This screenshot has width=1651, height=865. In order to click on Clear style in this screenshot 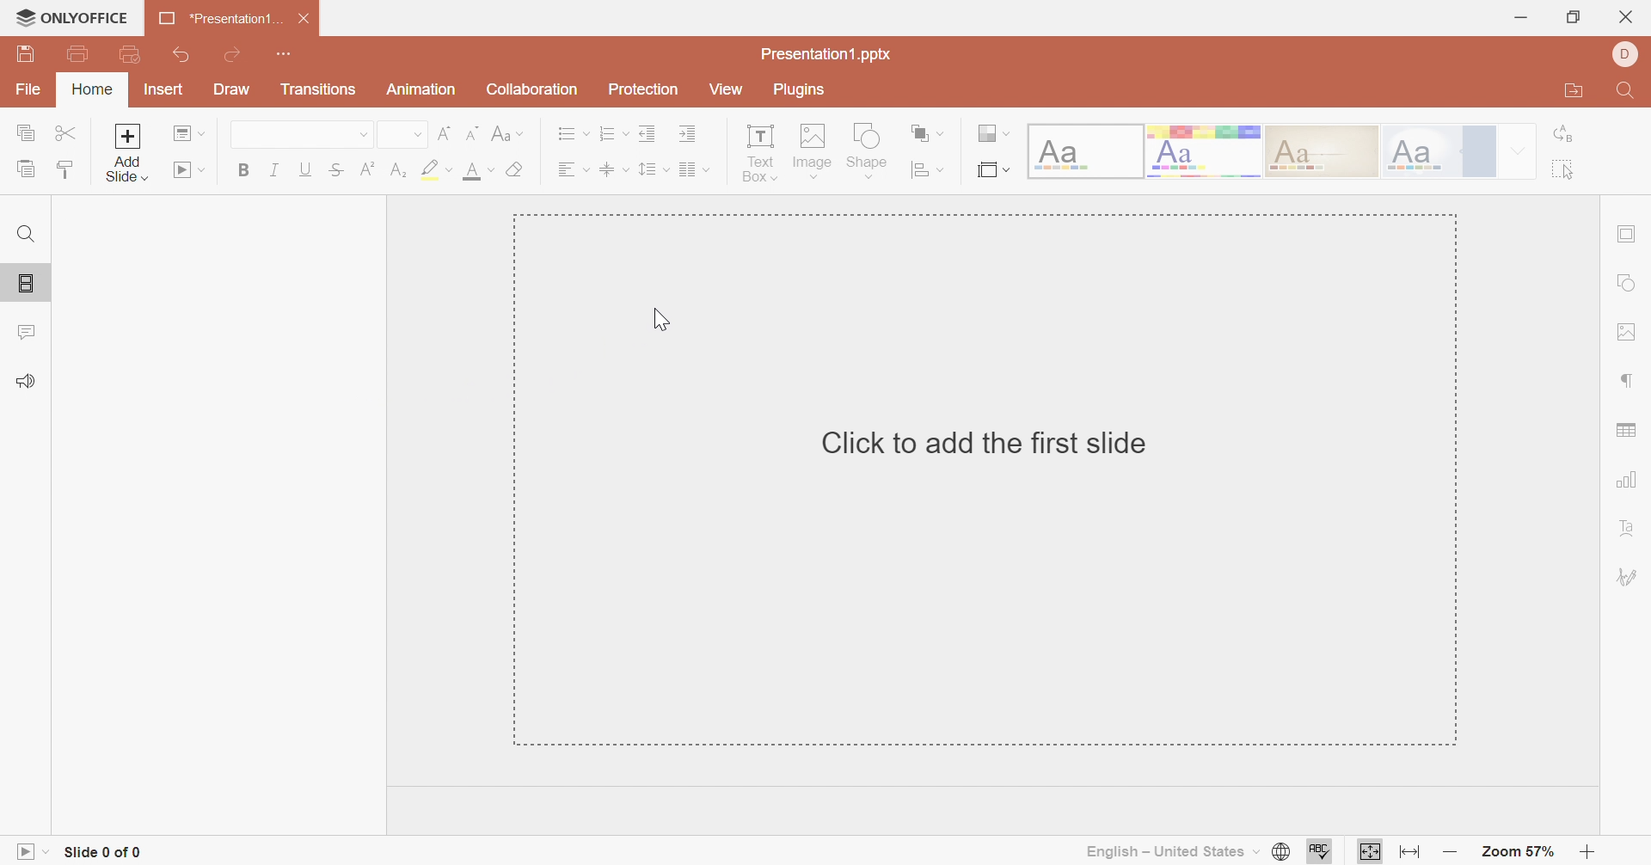, I will do `click(515, 169)`.